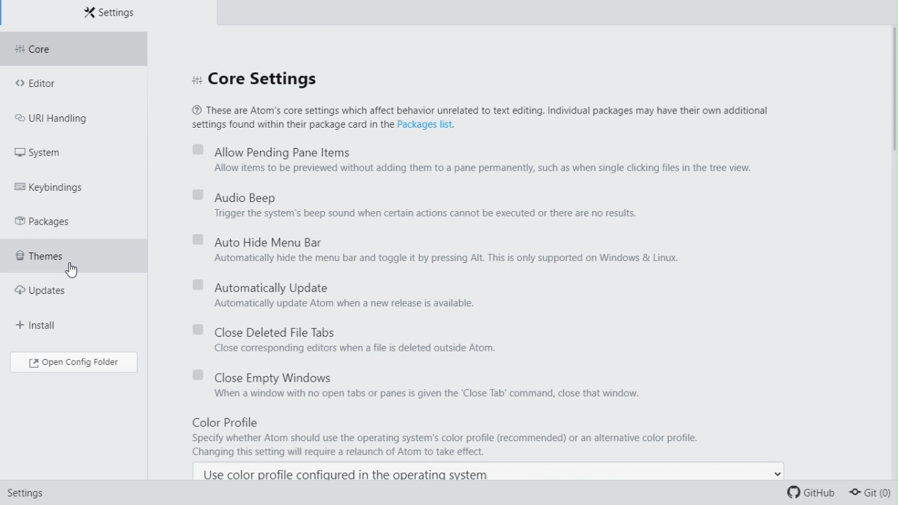  Describe the element at coordinates (348, 304) in the screenshot. I see `Automatically update Atom when a new release is available.` at that location.